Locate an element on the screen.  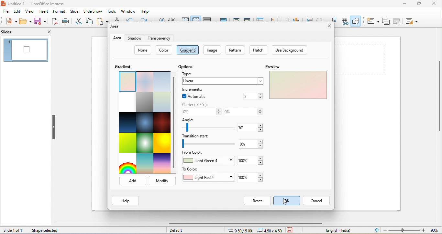
gradient is located at coordinates (126, 66).